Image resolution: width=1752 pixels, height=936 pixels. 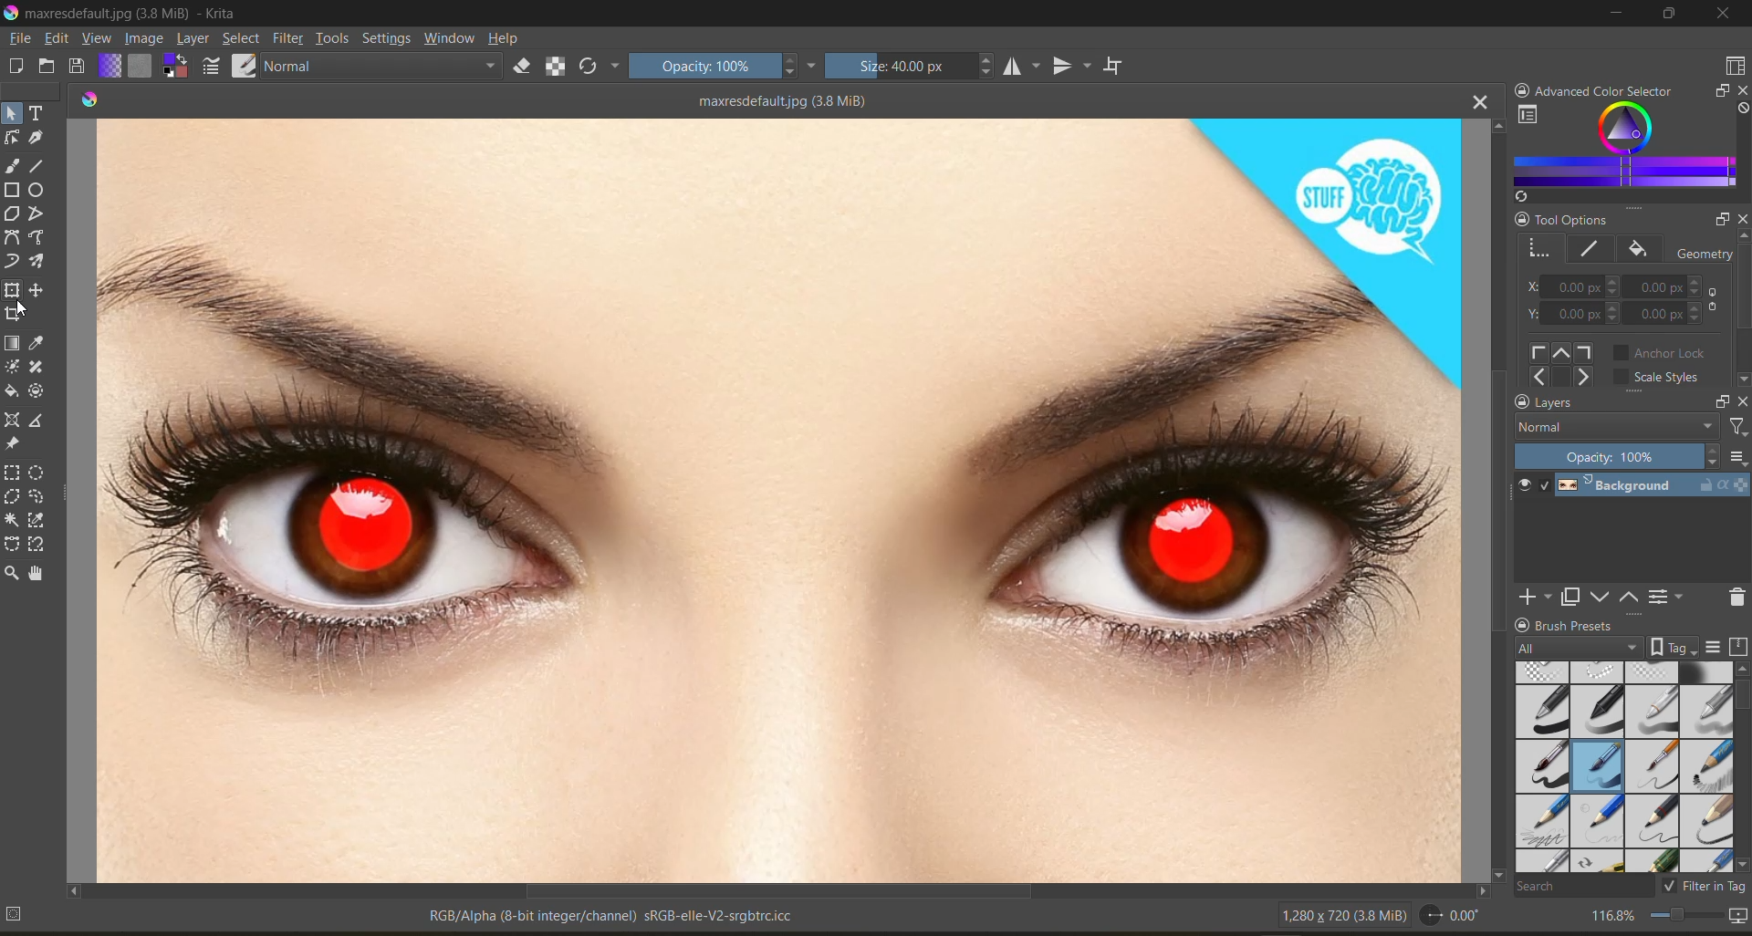 I want to click on rotate canvas, so click(x=1455, y=919).